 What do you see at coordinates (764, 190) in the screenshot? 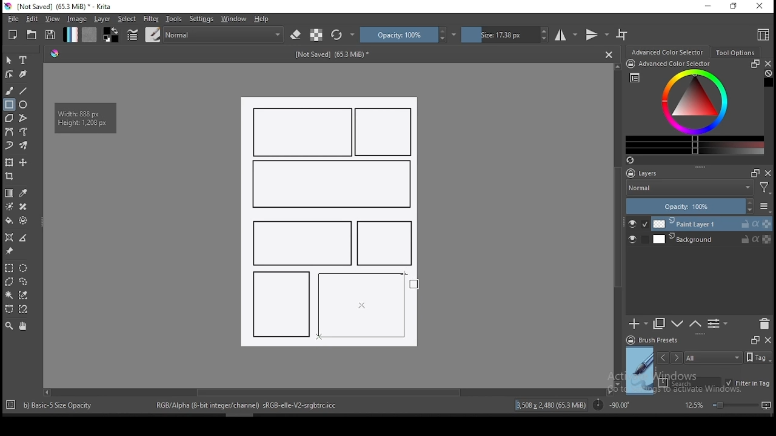
I see `Filter` at bounding box center [764, 190].